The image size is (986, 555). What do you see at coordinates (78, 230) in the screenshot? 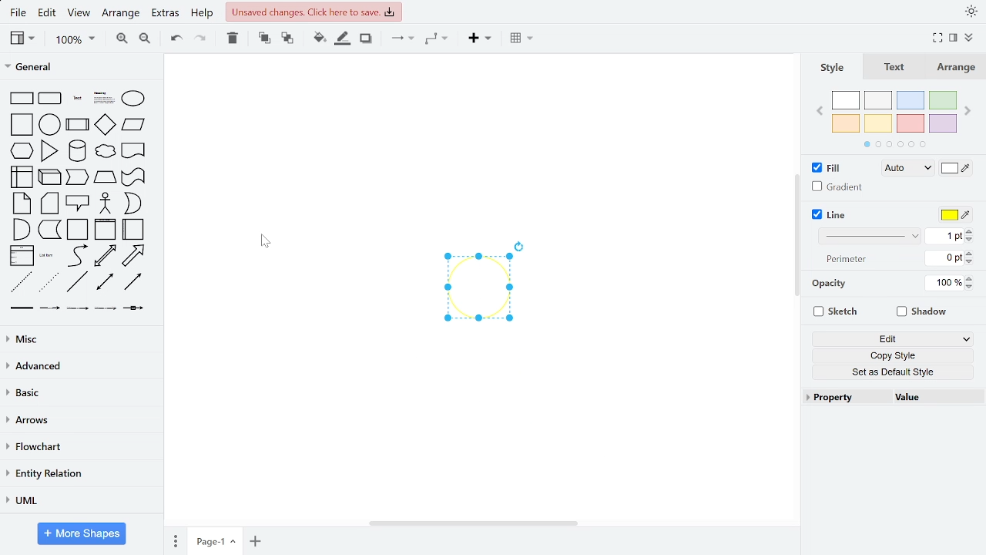
I see `container` at bounding box center [78, 230].